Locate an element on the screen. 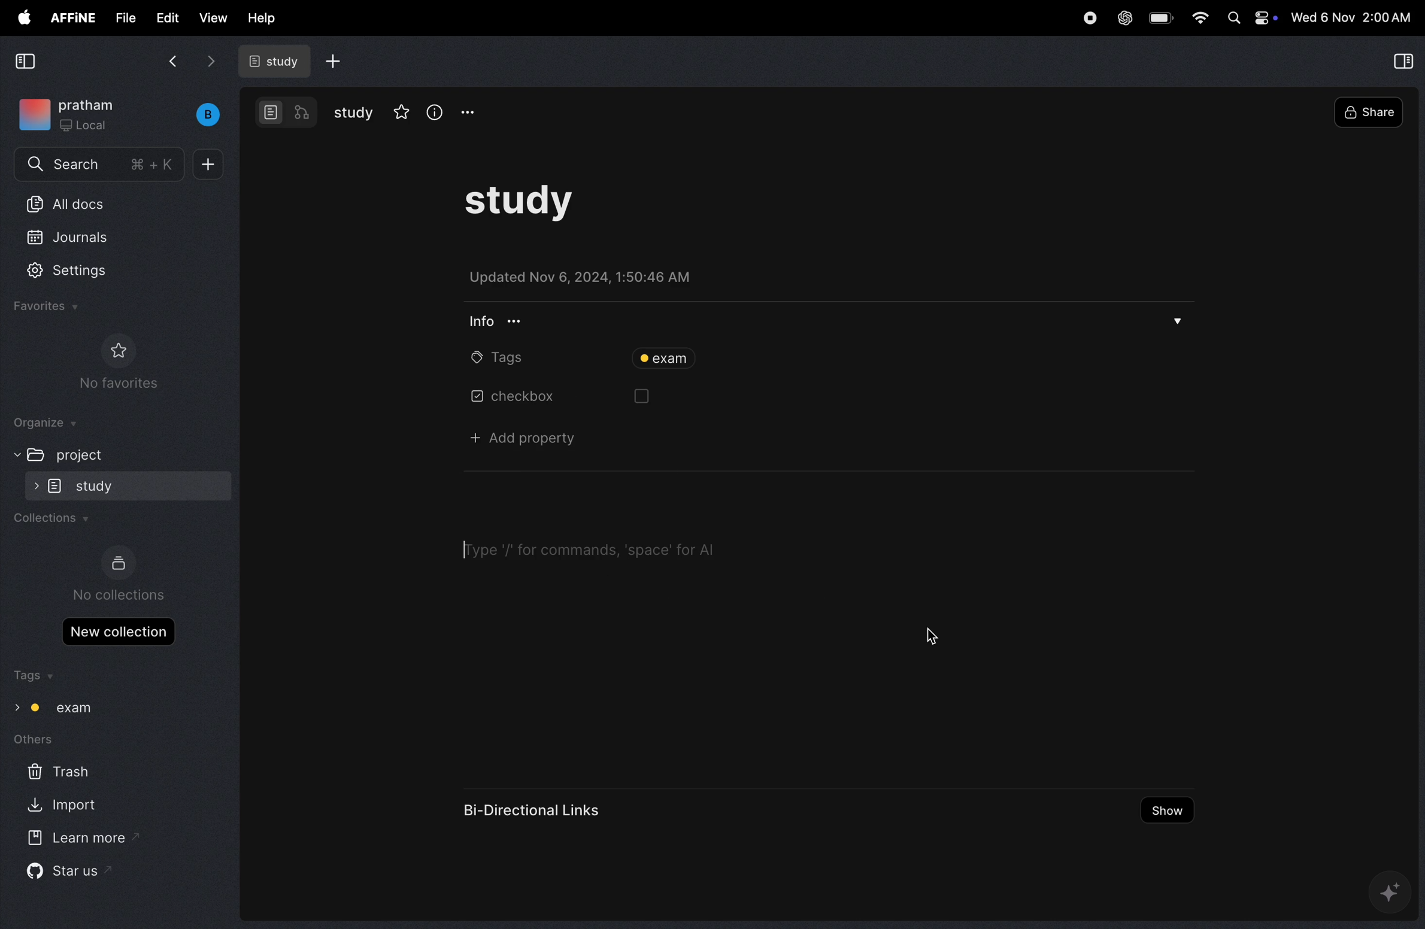 The width and height of the screenshot is (1425, 929). workspace is located at coordinates (82, 116).